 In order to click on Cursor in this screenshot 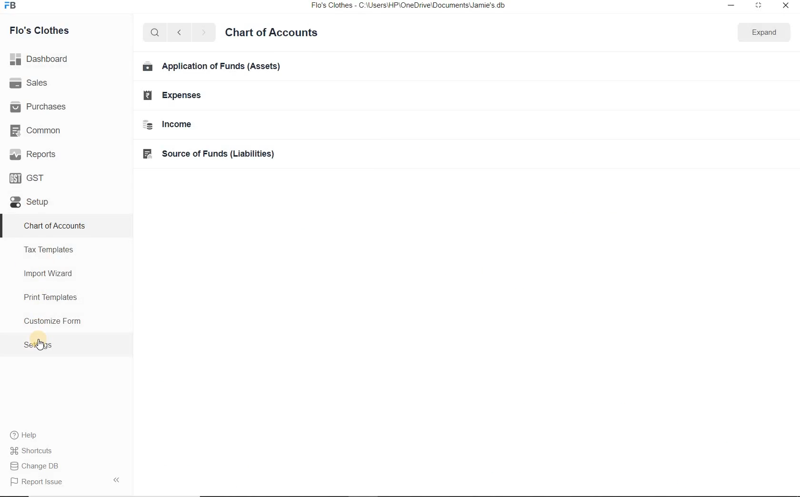, I will do `click(41, 345)`.